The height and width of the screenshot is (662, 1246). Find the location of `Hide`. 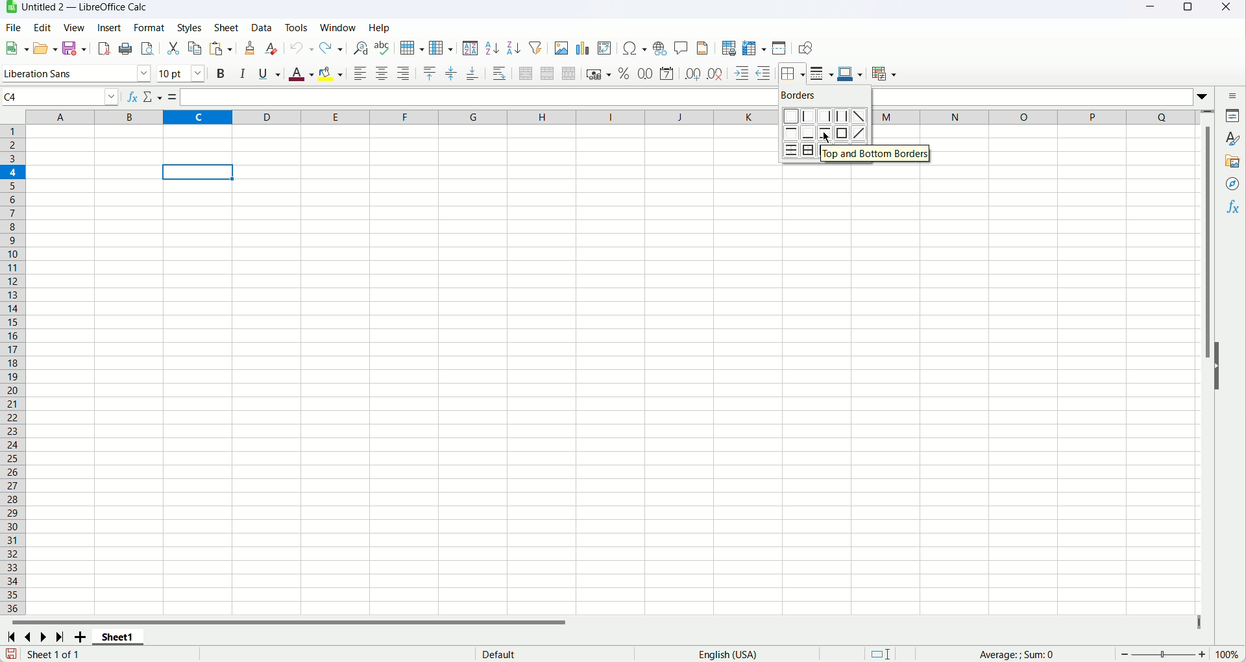

Hide is located at coordinates (1222, 374).